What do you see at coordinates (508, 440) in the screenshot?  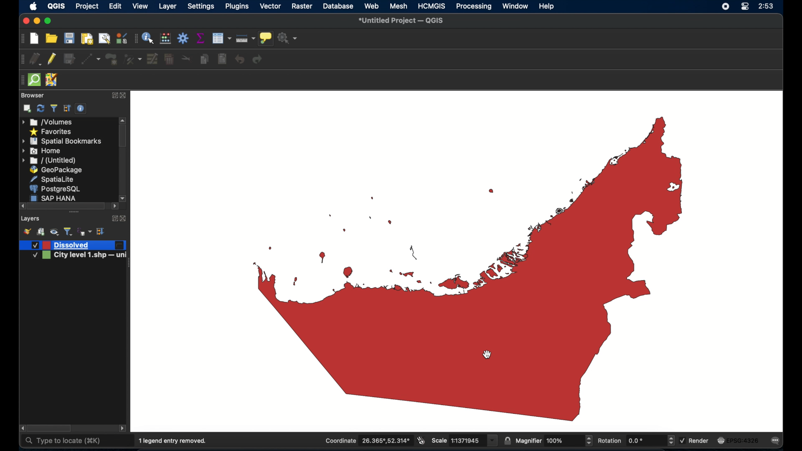 I see `lock scale` at bounding box center [508, 440].